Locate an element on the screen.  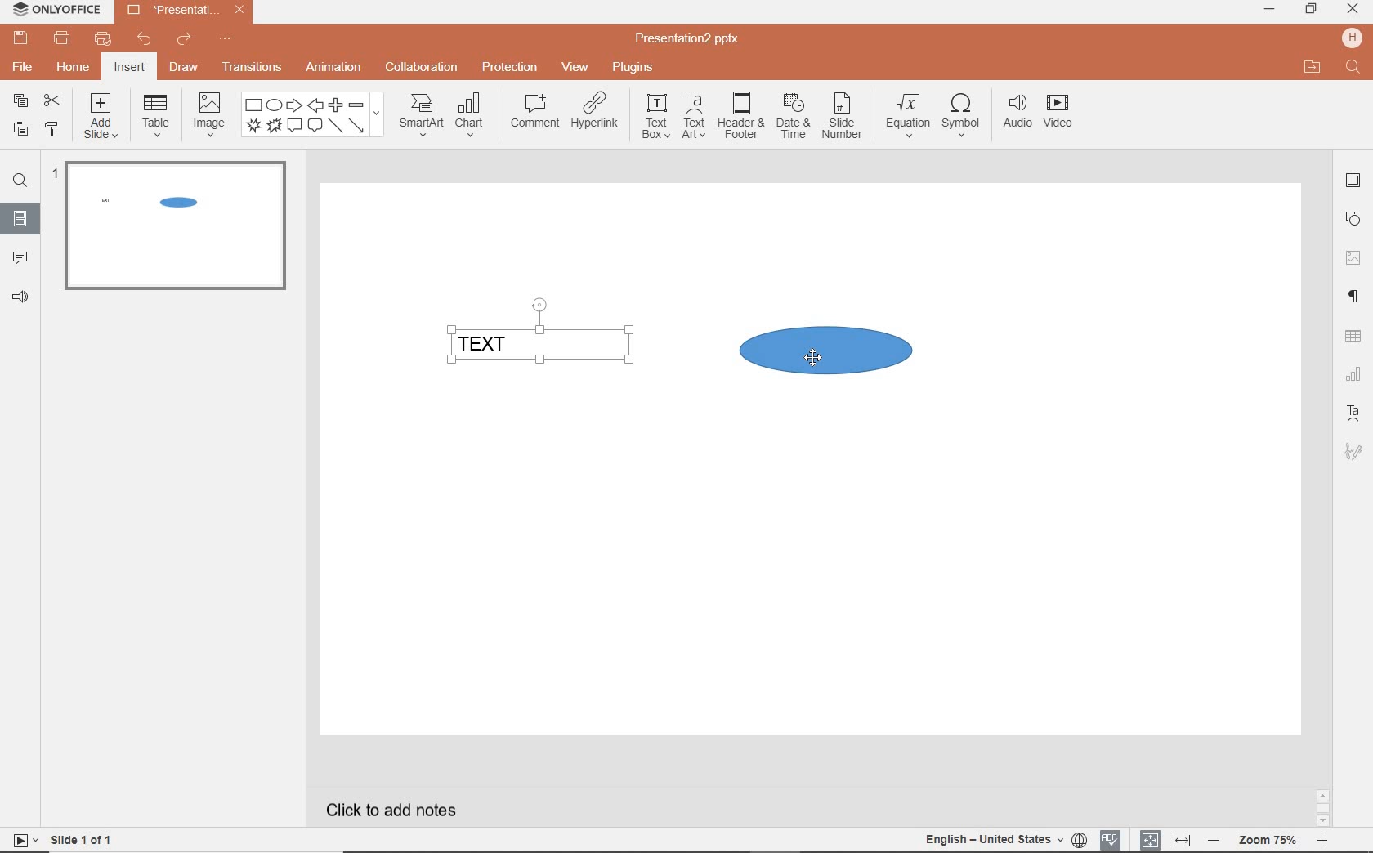
hyperlink is located at coordinates (596, 112).